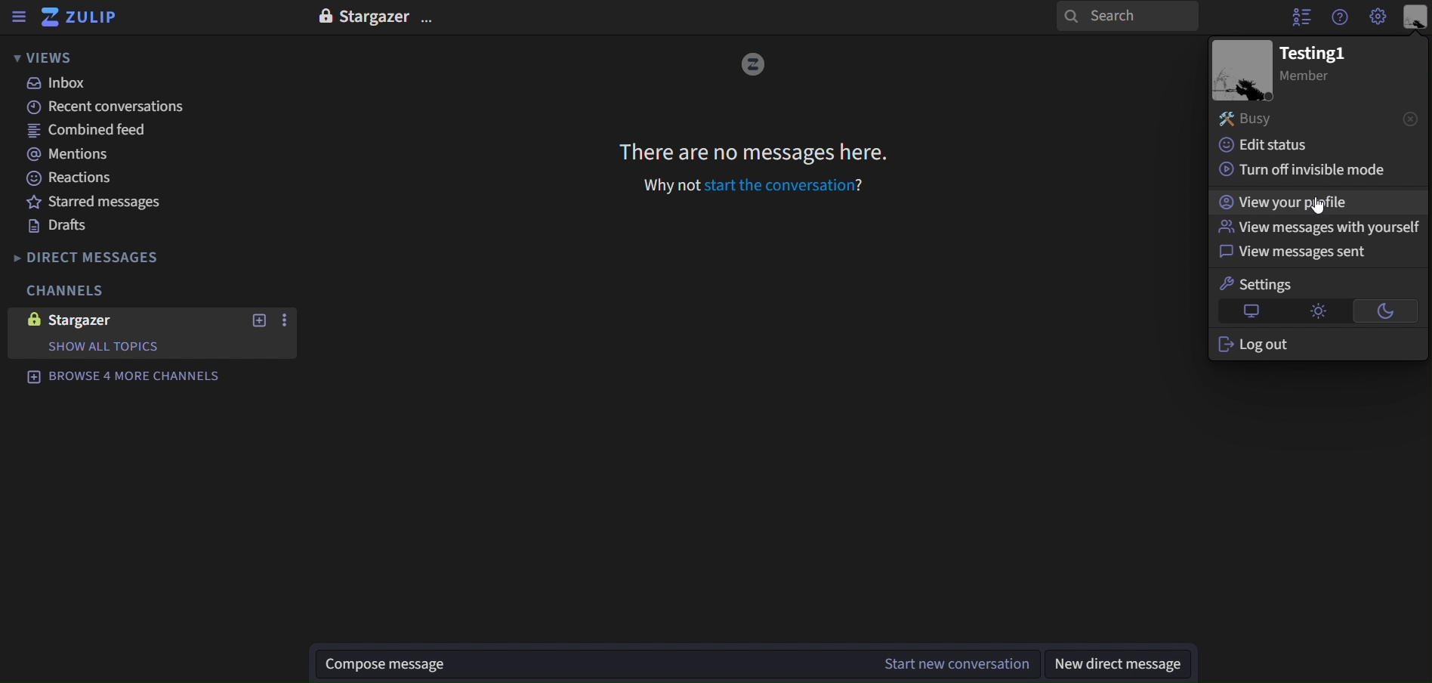 The width and height of the screenshot is (1432, 683). I want to click on log out, so click(1258, 346).